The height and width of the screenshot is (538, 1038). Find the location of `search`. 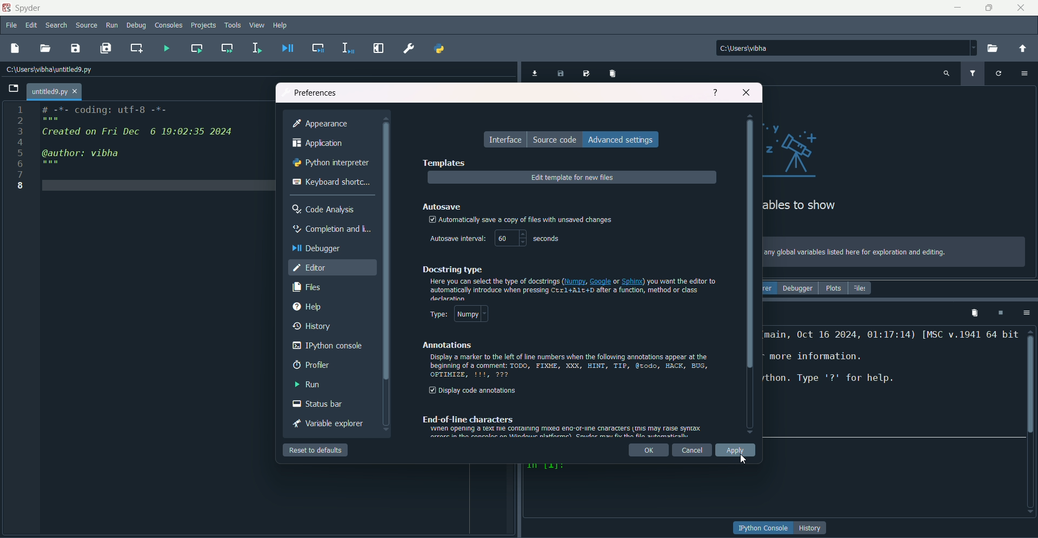

search is located at coordinates (56, 26).